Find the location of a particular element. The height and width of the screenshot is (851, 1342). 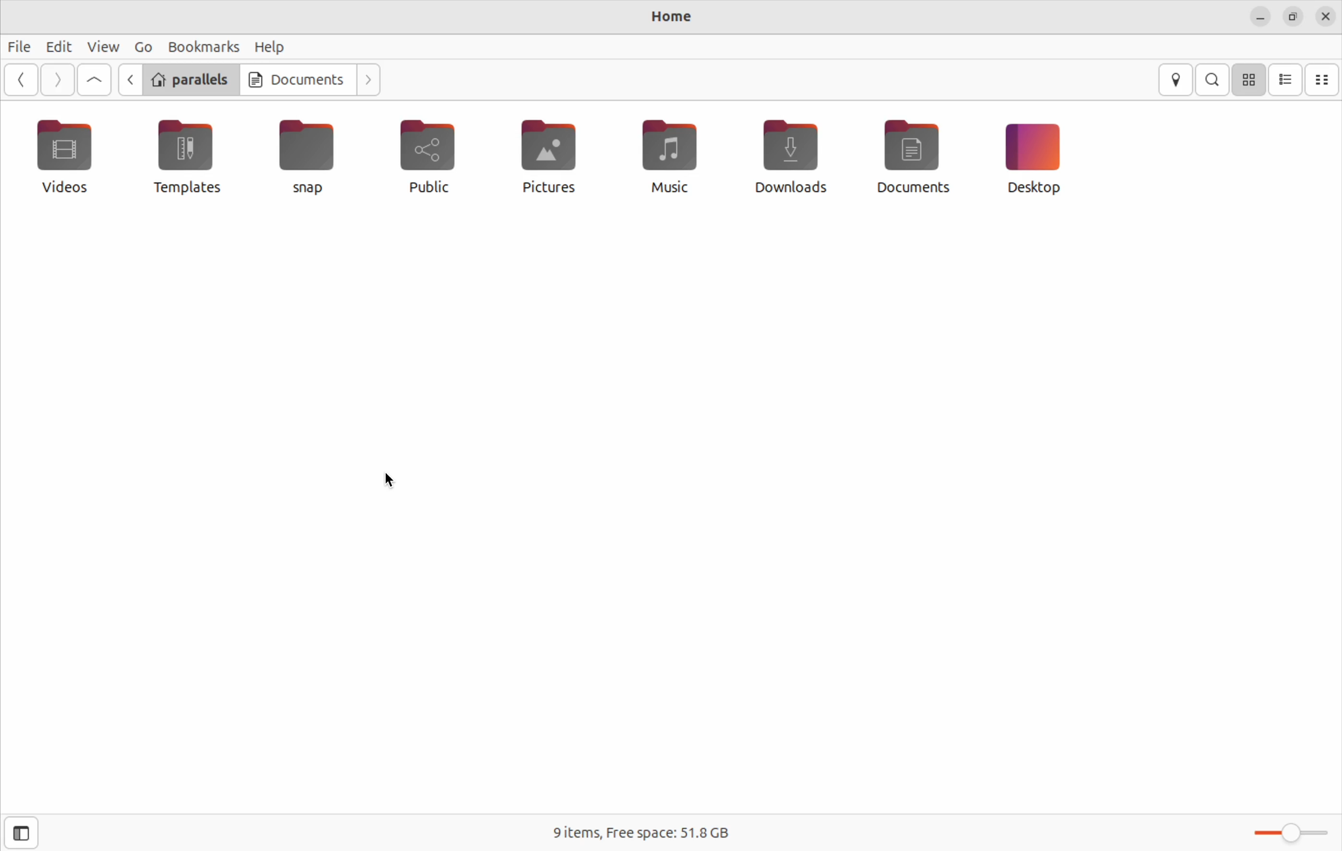

compact view is located at coordinates (1323, 79).